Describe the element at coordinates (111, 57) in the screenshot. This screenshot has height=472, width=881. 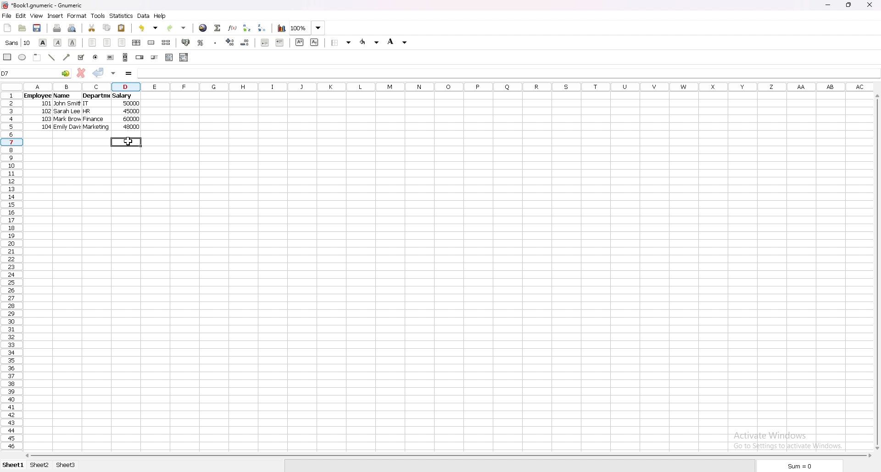
I see `button` at that location.